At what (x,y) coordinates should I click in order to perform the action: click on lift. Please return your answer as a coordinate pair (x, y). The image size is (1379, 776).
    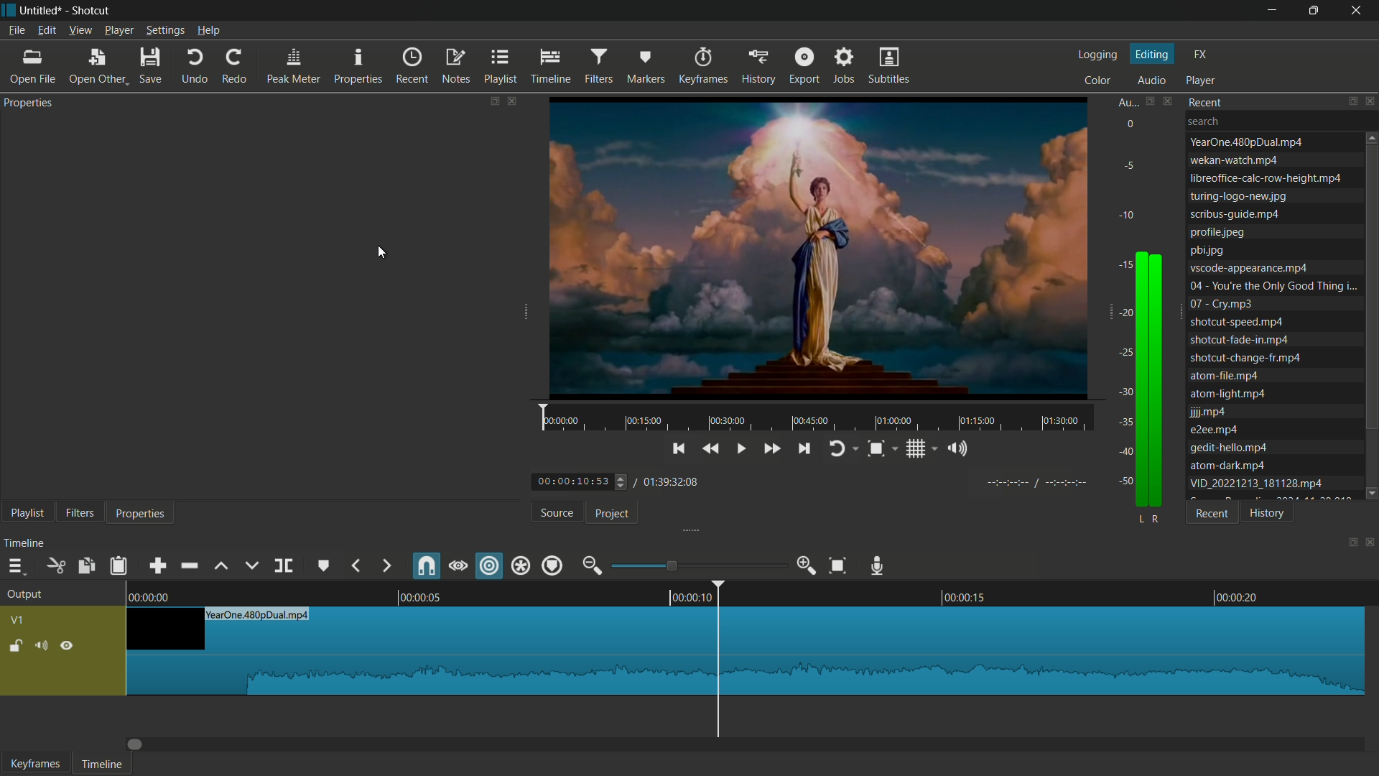
    Looking at the image, I should click on (223, 568).